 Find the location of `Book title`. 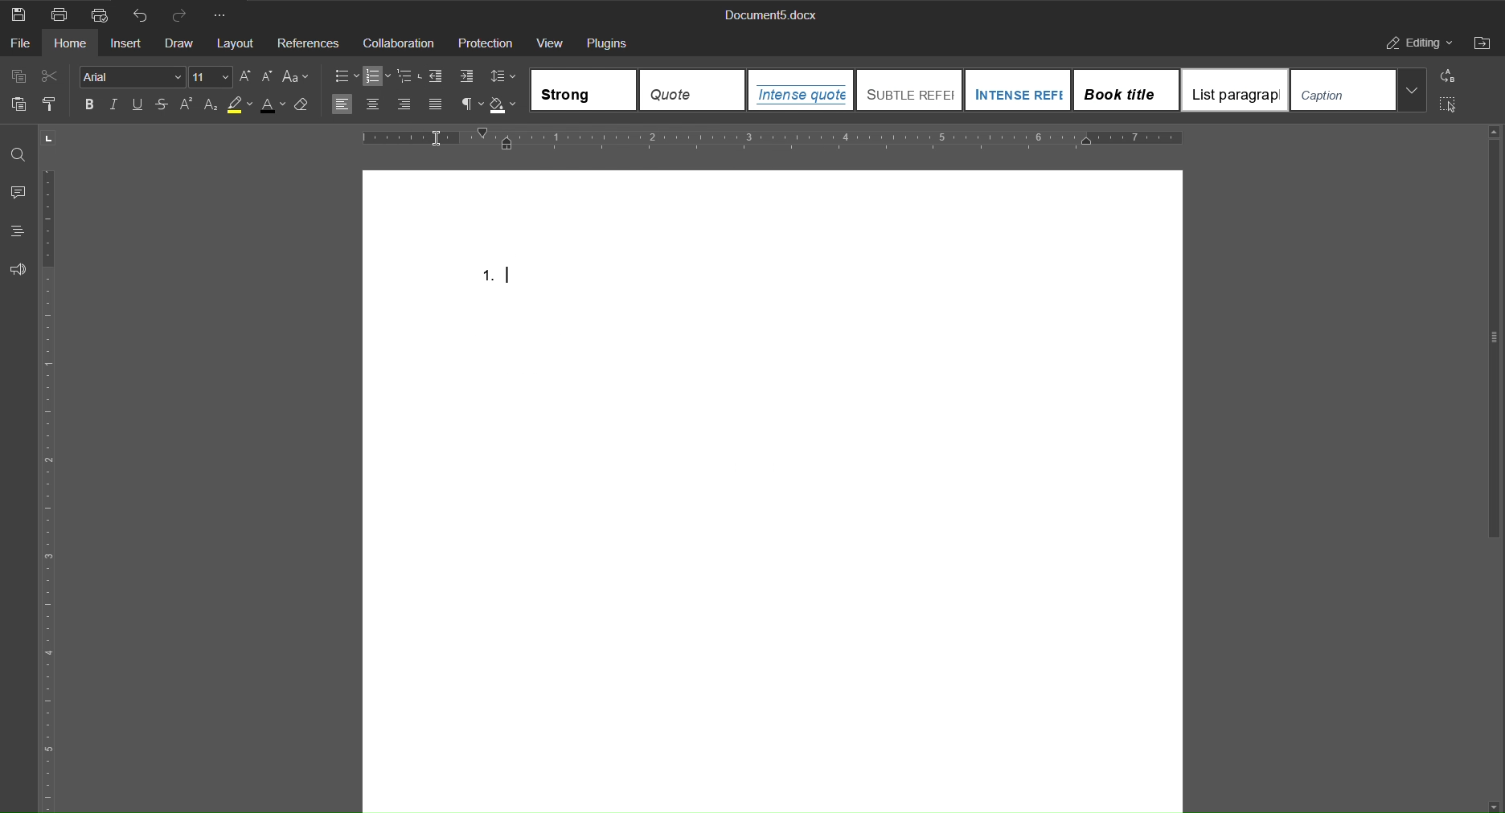

Book title is located at coordinates (1130, 90).